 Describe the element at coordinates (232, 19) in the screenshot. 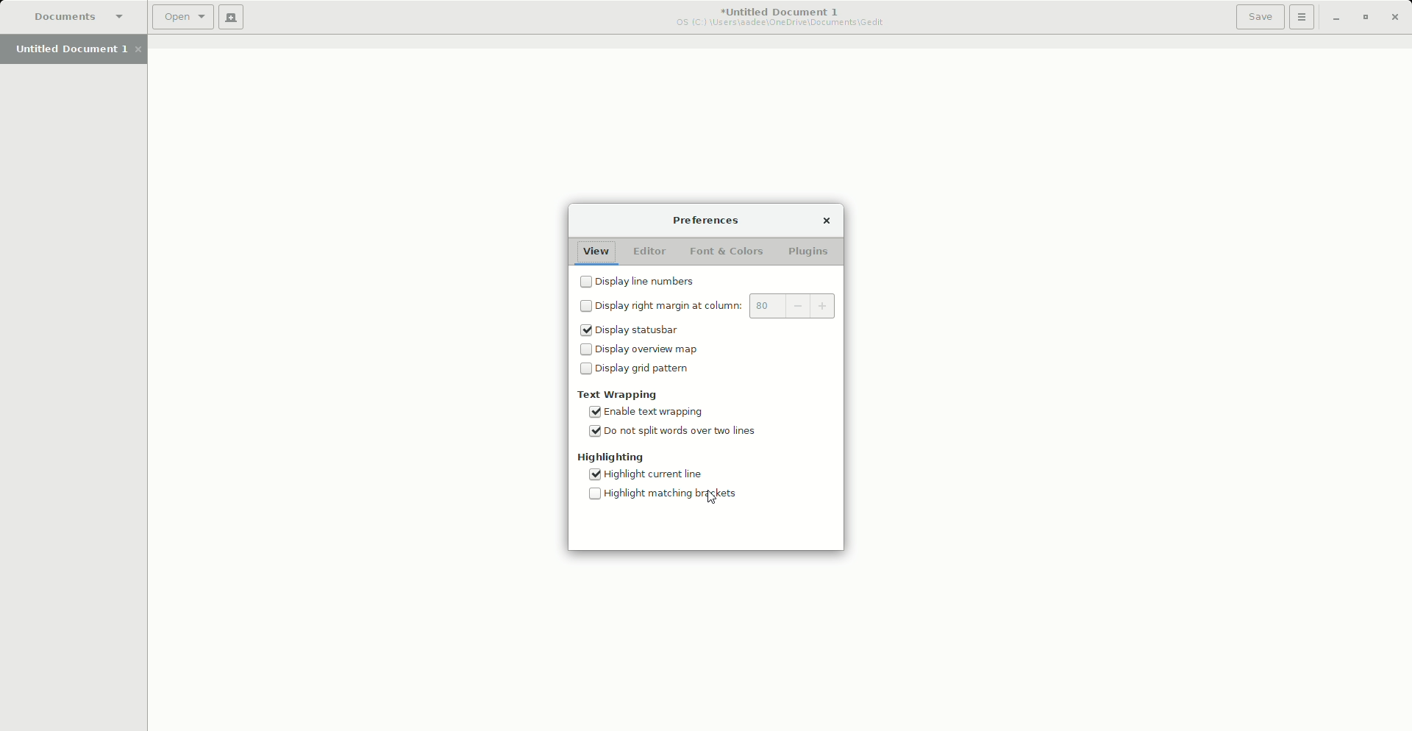

I see `New` at that location.